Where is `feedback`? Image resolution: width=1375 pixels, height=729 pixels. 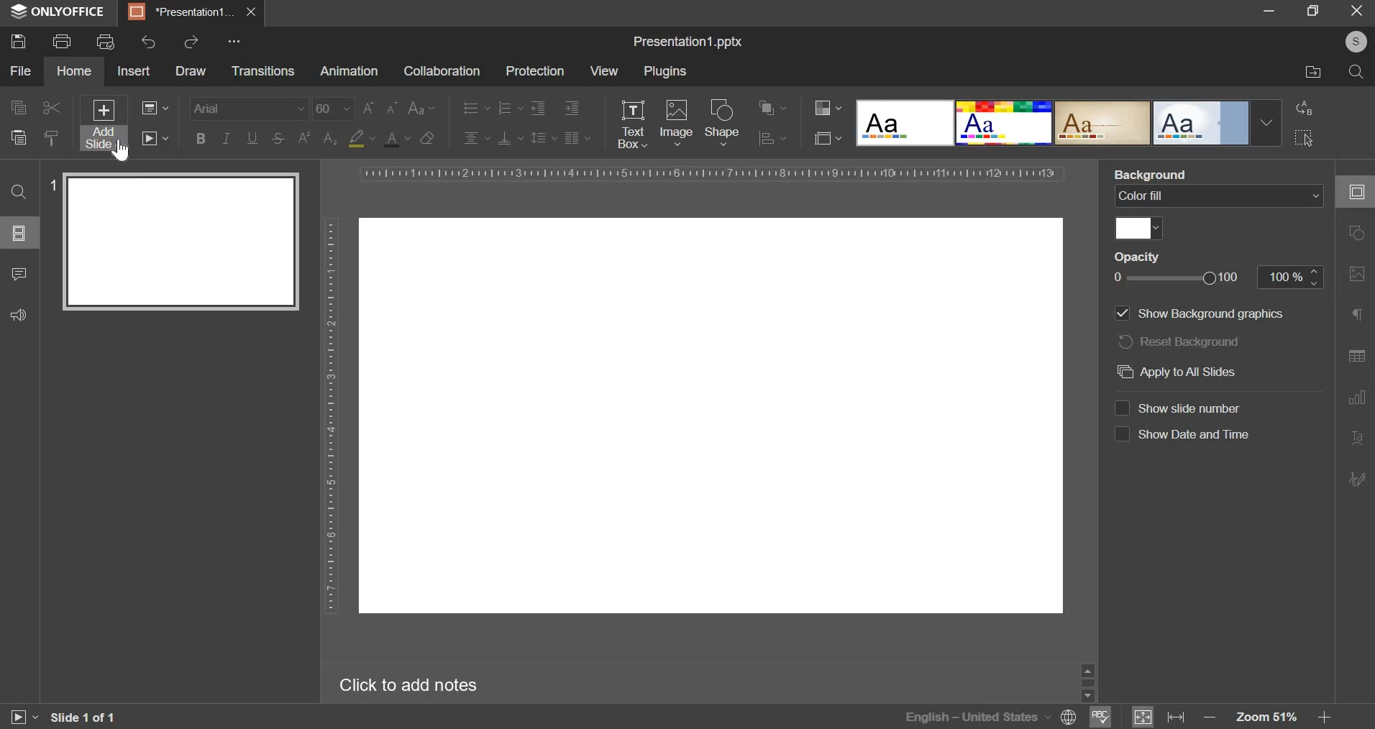 feedback is located at coordinates (16, 313).